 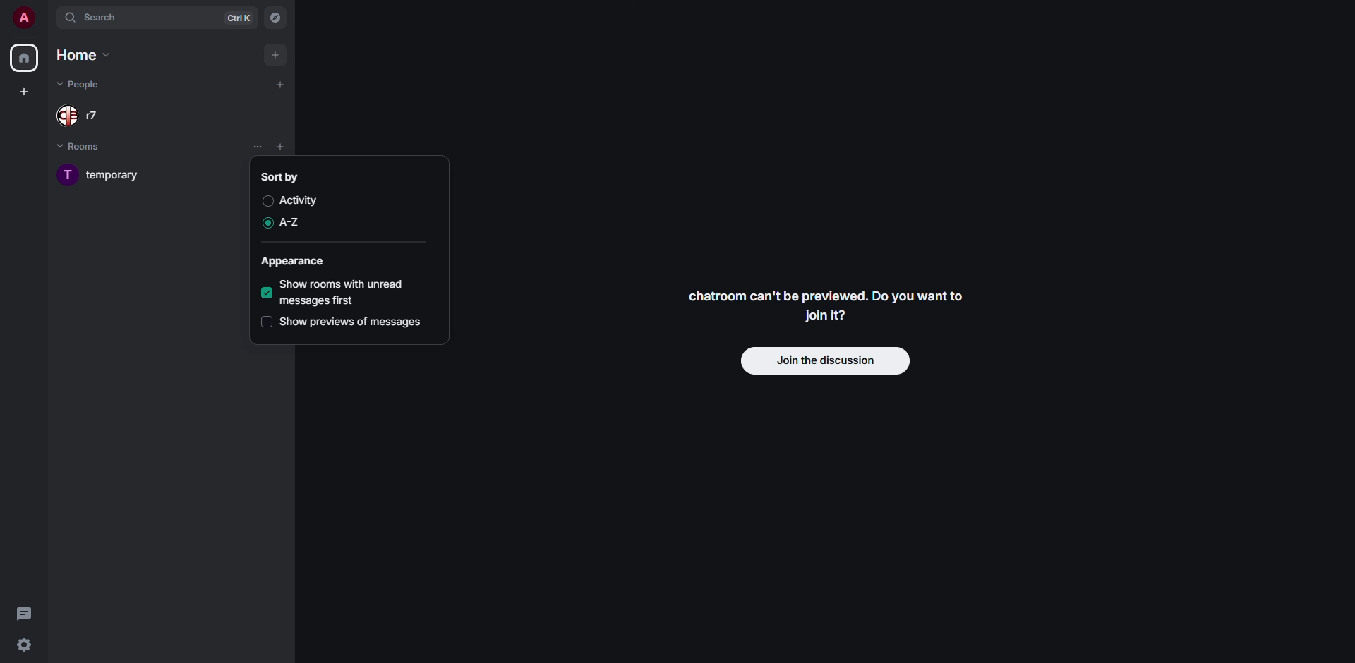 What do you see at coordinates (264, 322) in the screenshot?
I see `disabled` at bounding box center [264, 322].